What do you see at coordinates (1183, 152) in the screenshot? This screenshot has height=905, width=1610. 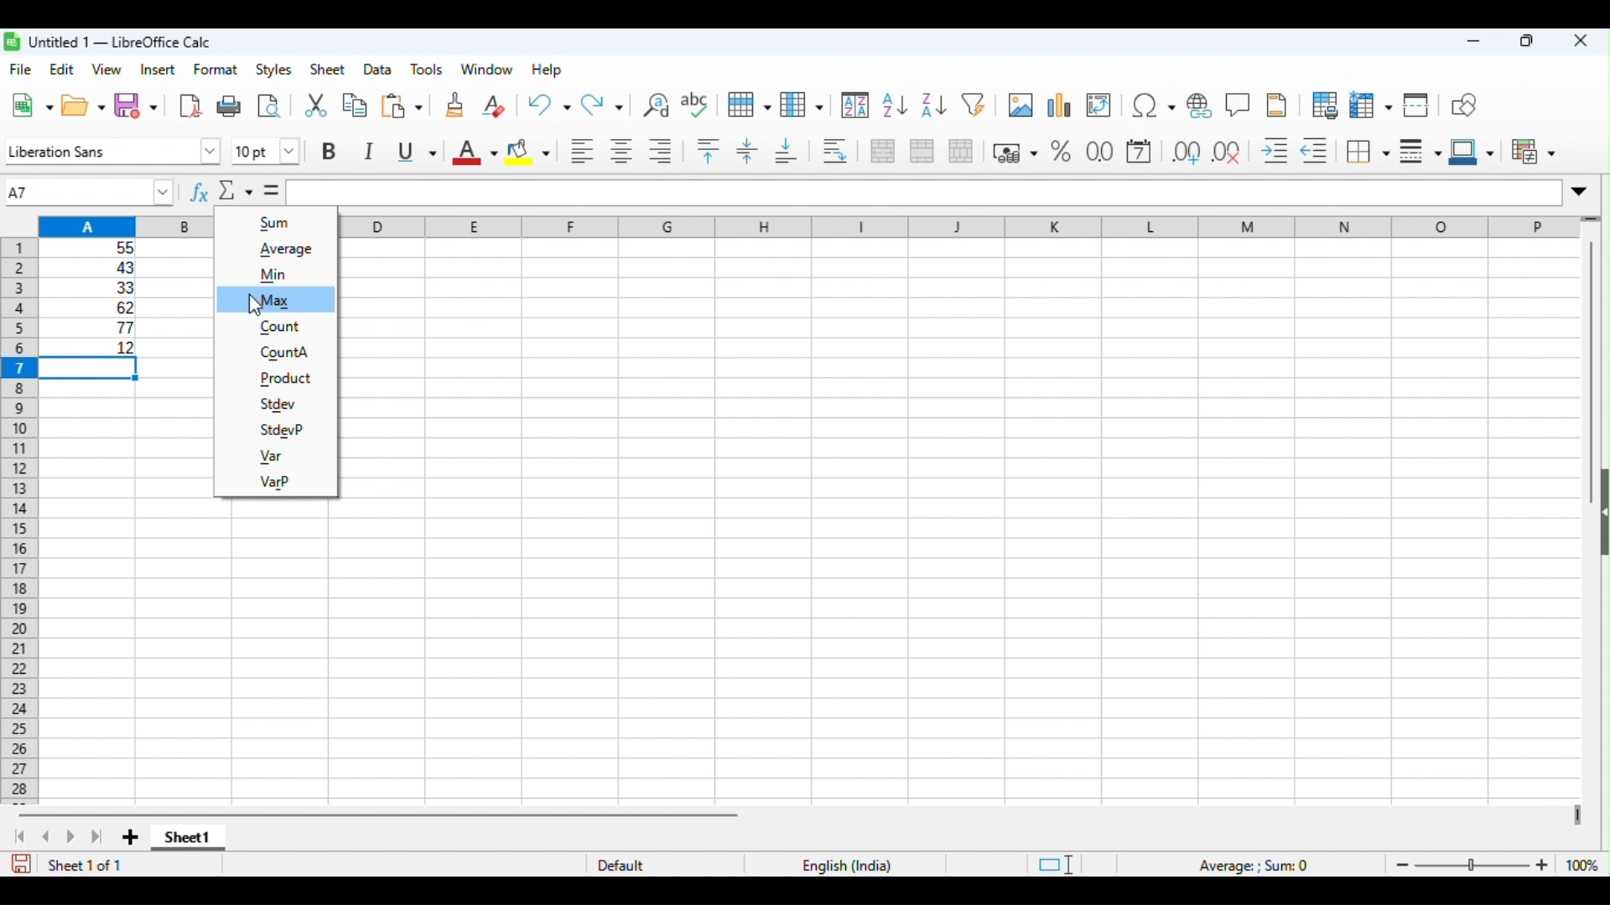 I see `add decimal place` at bounding box center [1183, 152].